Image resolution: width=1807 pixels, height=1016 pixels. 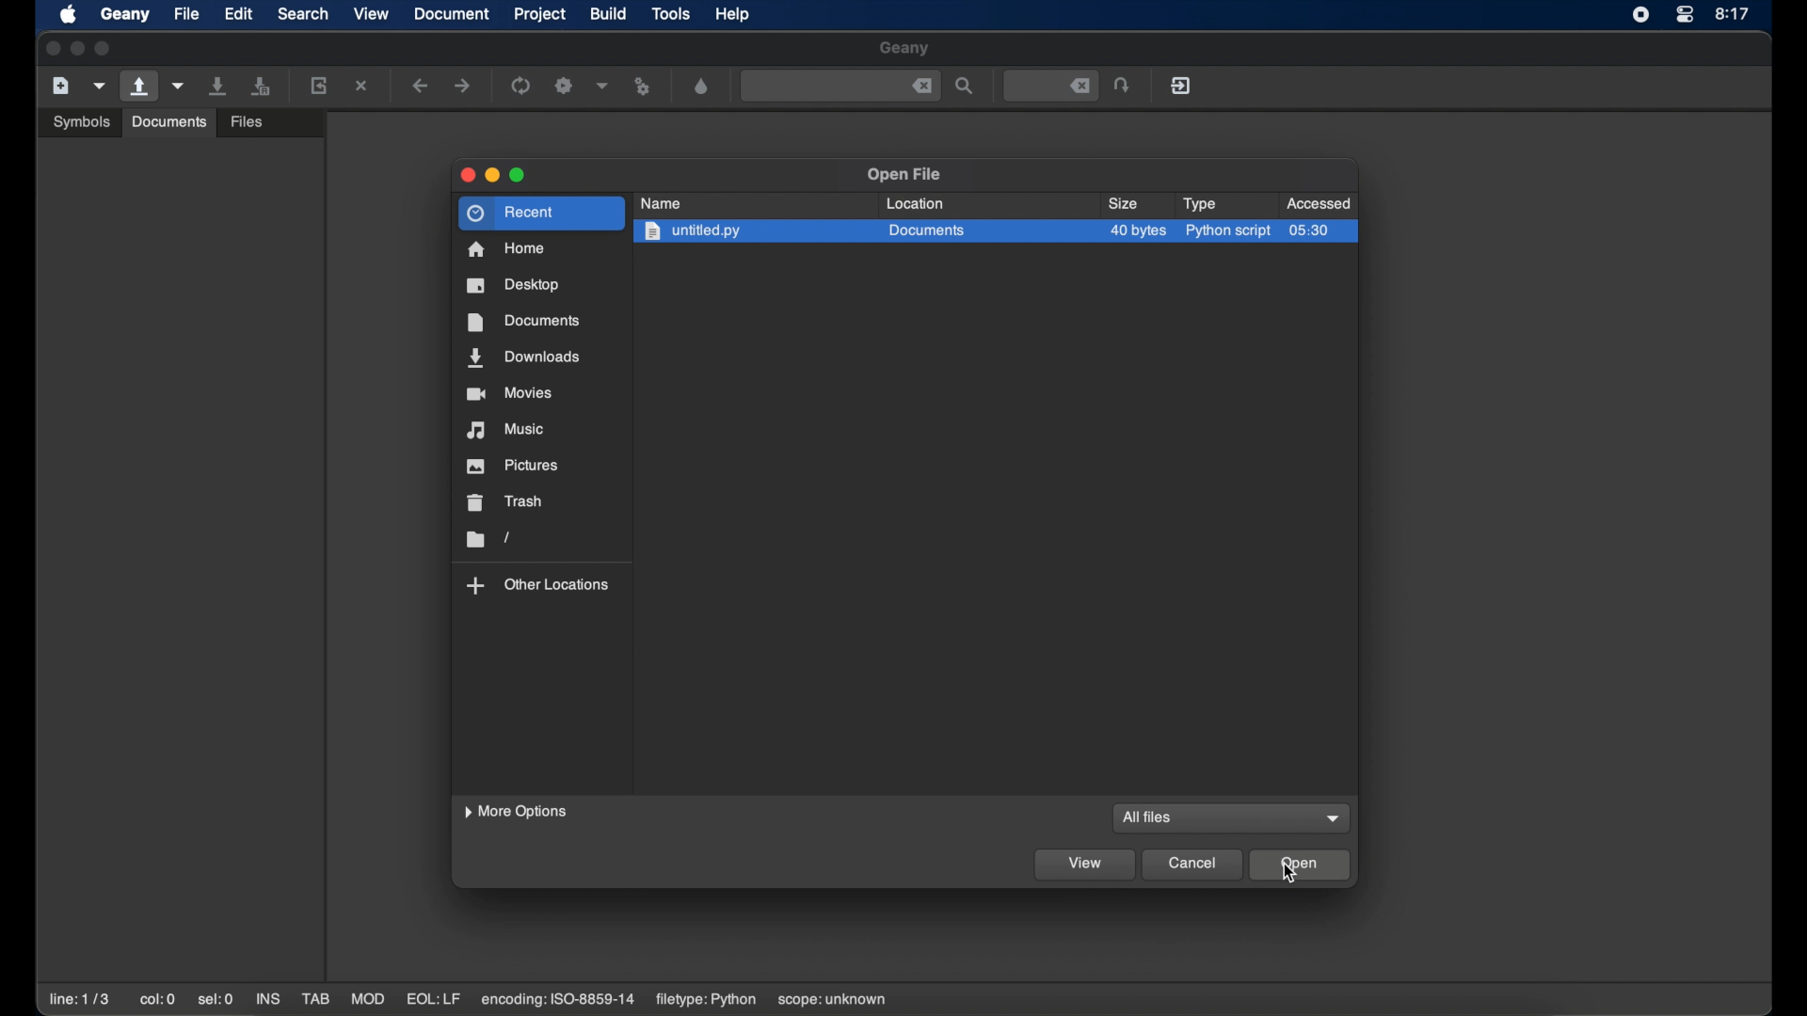 I want to click on geany, so click(x=125, y=14).